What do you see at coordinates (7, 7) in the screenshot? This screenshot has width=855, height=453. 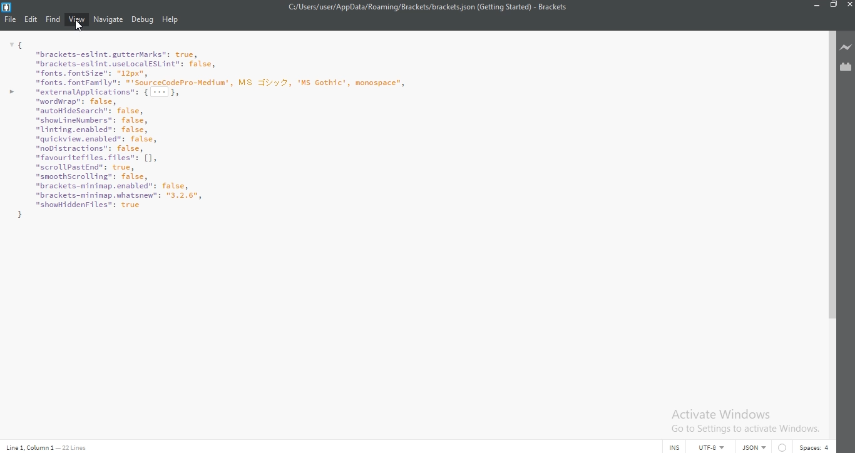 I see `Logo` at bounding box center [7, 7].